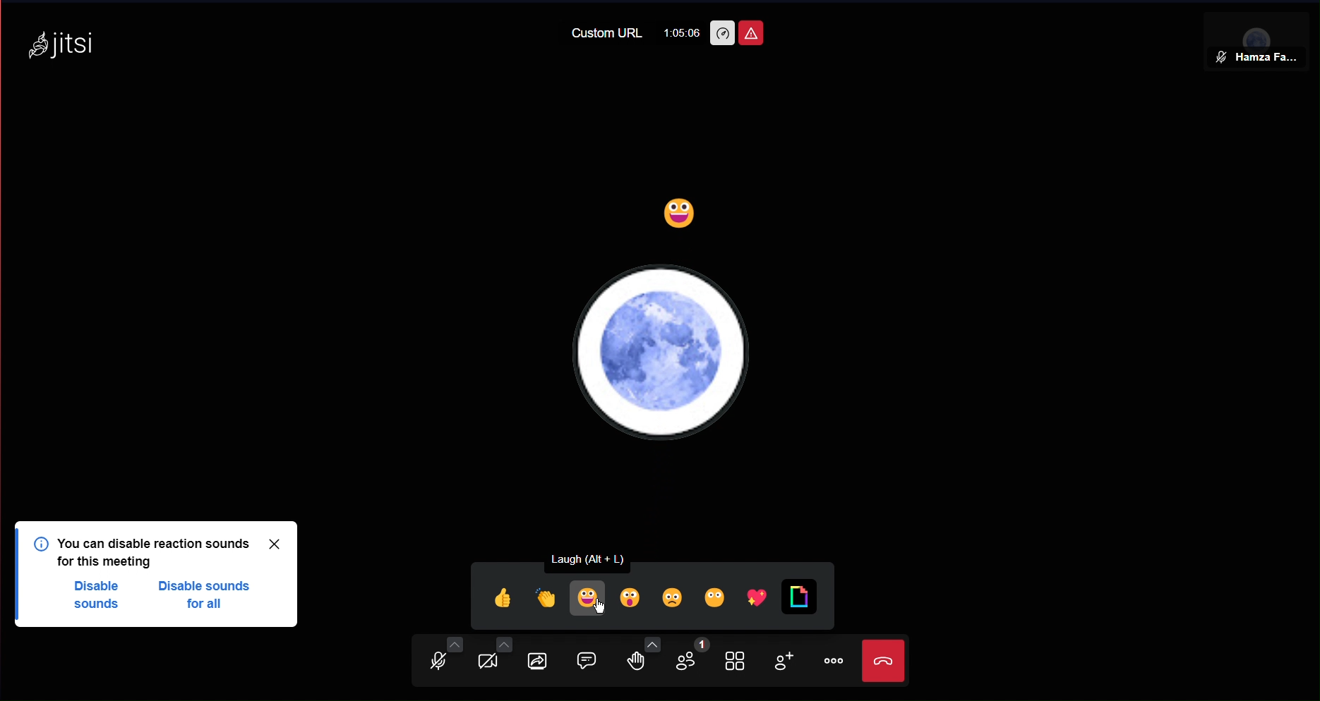 The image size is (1320, 701). I want to click on User Profile Picture, so click(664, 351).